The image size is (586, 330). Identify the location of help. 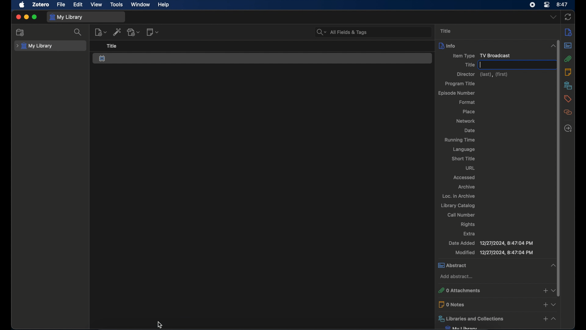
(164, 5).